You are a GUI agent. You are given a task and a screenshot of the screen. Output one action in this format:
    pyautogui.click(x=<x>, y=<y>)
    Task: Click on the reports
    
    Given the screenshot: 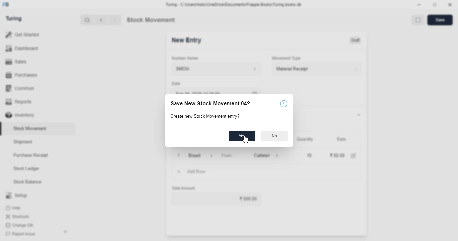 What is the action you would take?
    pyautogui.click(x=19, y=101)
    